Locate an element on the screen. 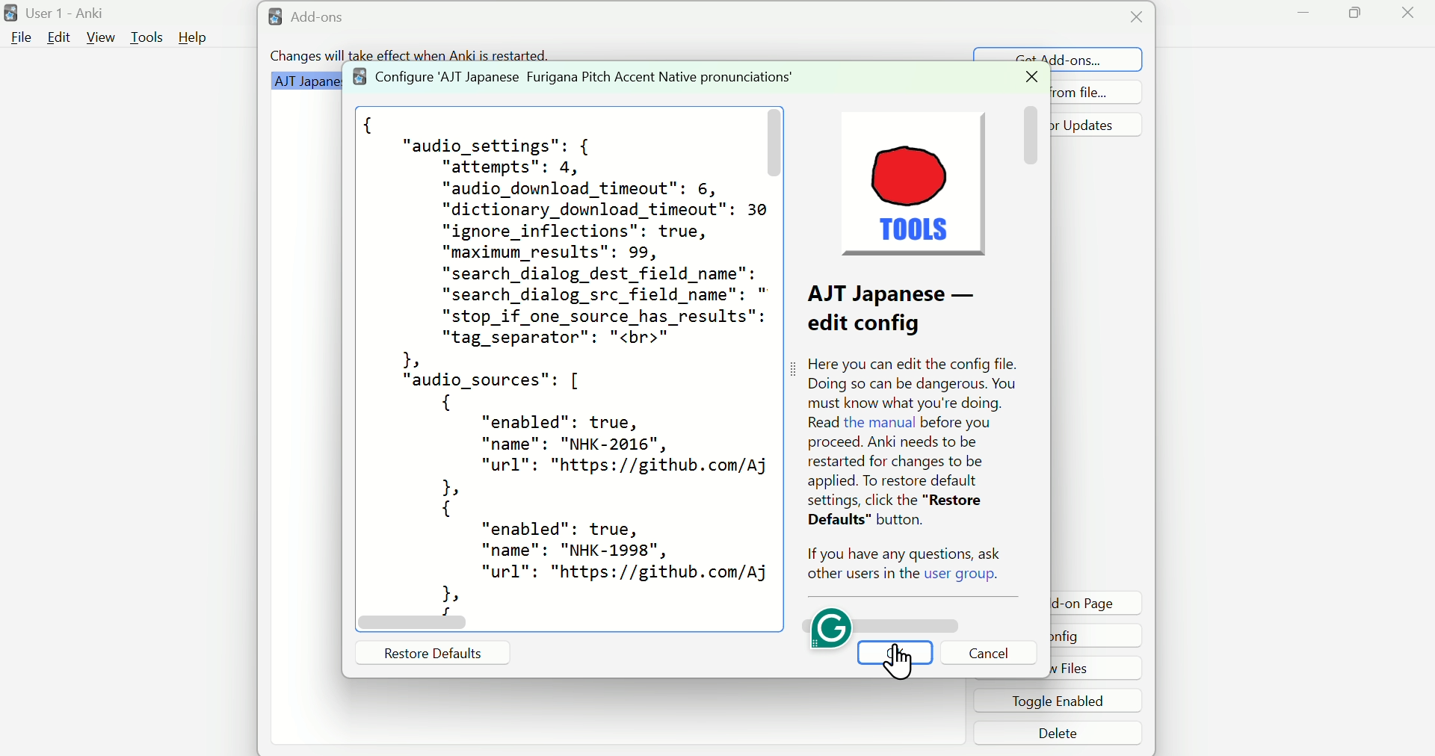  OK is located at coordinates (895, 652).